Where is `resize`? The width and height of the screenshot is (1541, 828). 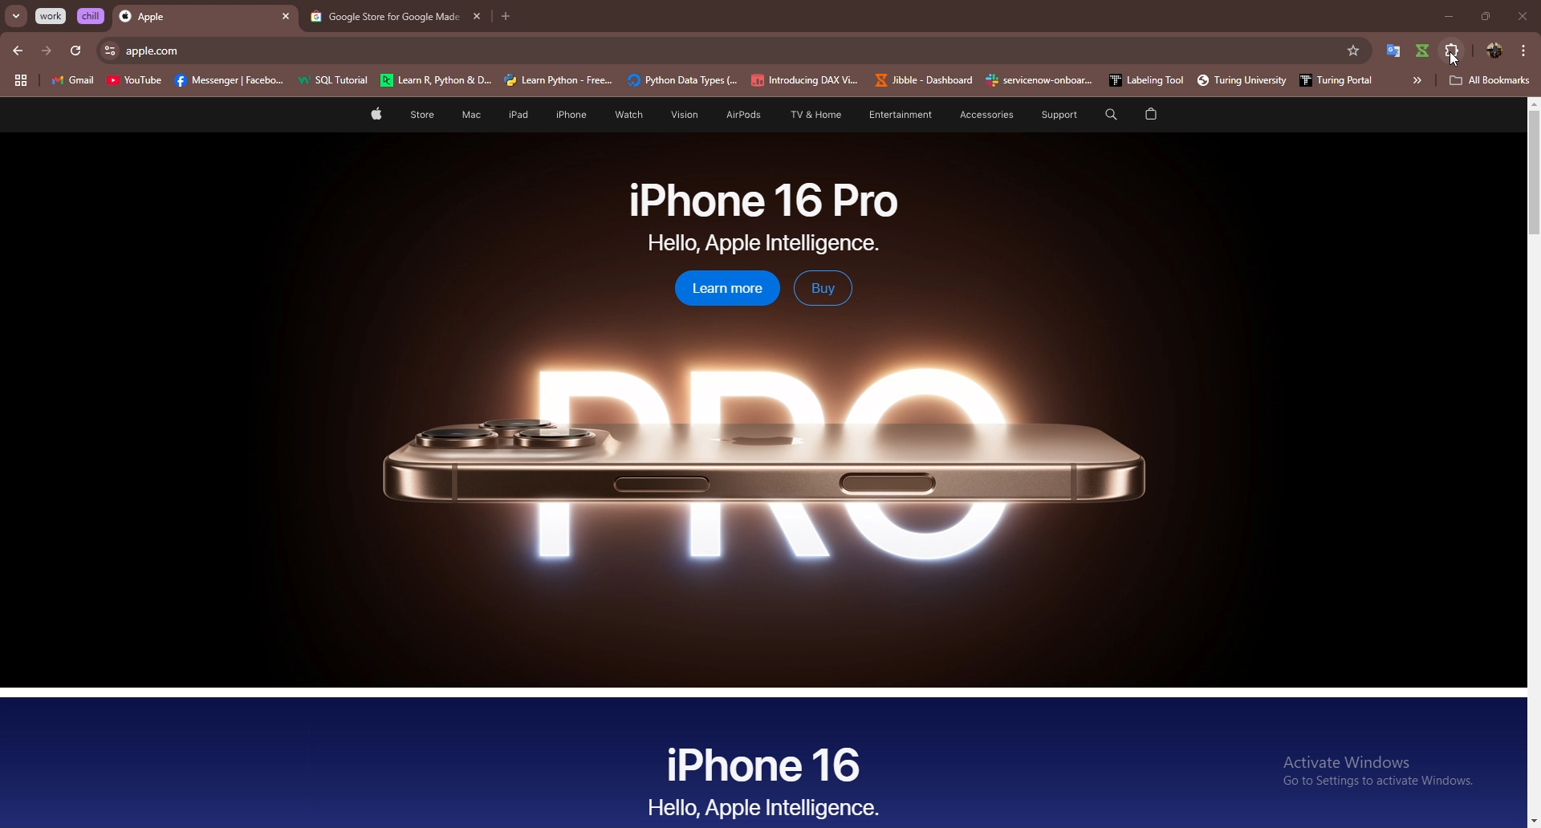 resize is located at coordinates (1485, 16).